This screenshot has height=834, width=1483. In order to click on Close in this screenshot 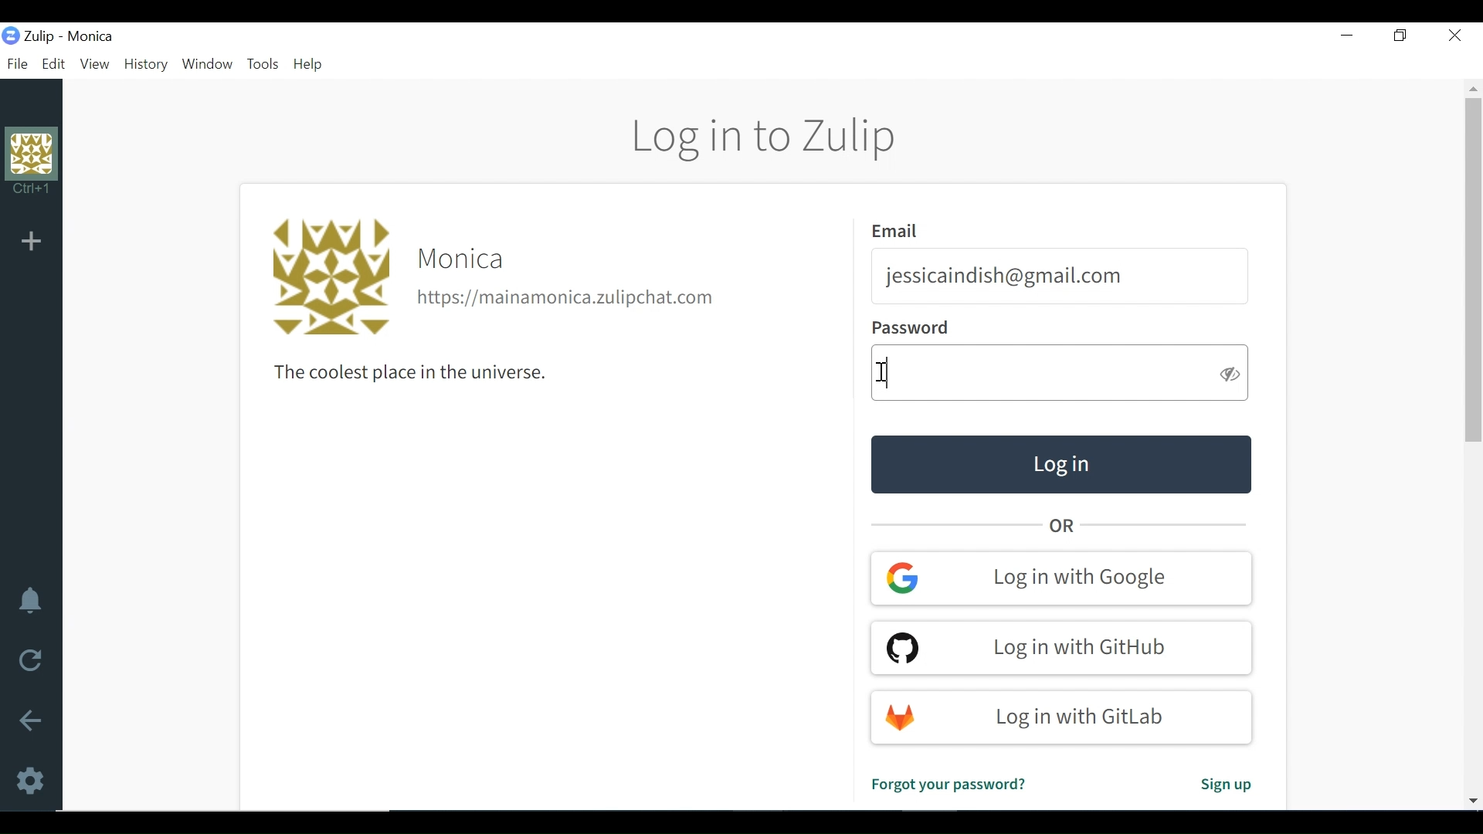, I will do `click(1453, 34)`.